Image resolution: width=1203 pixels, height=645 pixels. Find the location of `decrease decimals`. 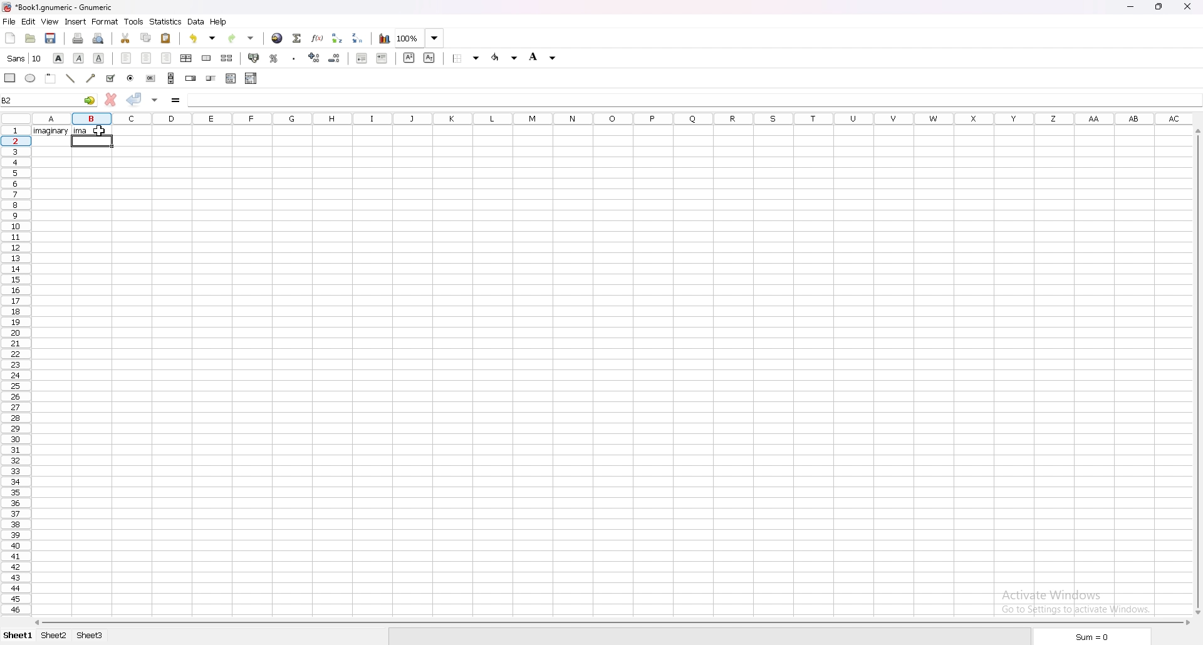

decrease decimals is located at coordinates (335, 58).